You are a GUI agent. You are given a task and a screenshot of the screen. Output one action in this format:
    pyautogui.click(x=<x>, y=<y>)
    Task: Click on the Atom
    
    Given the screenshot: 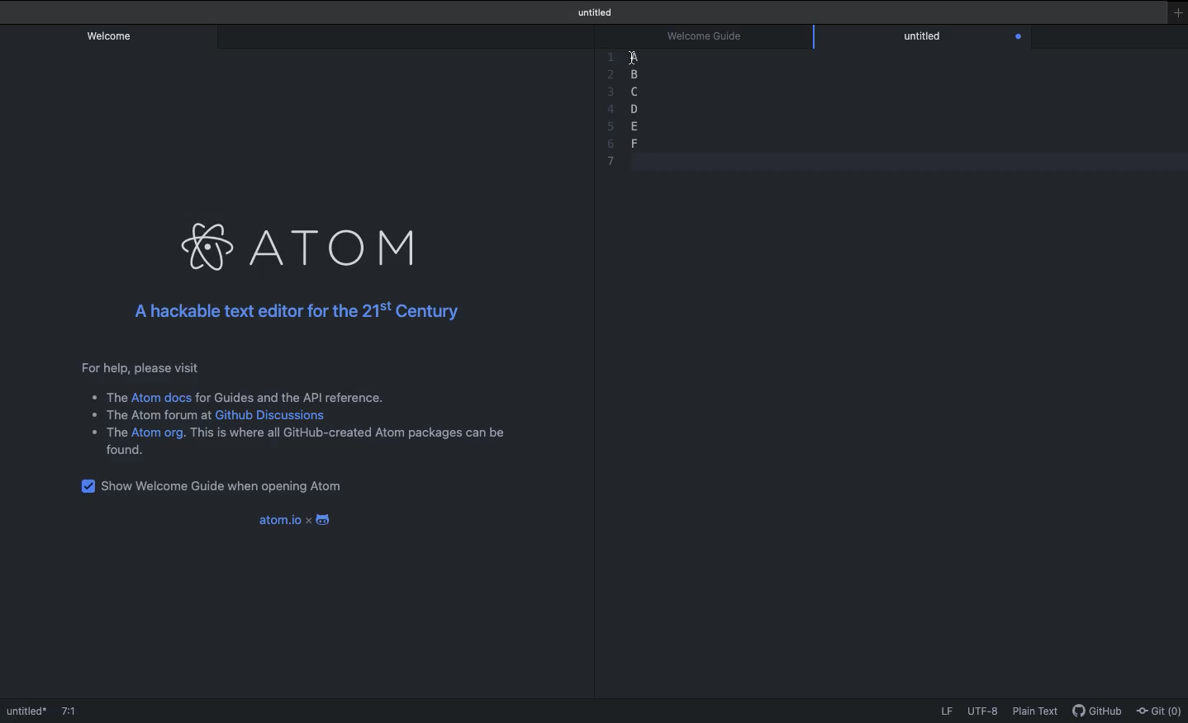 What is the action you would take?
    pyautogui.click(x=306, y=241)
    